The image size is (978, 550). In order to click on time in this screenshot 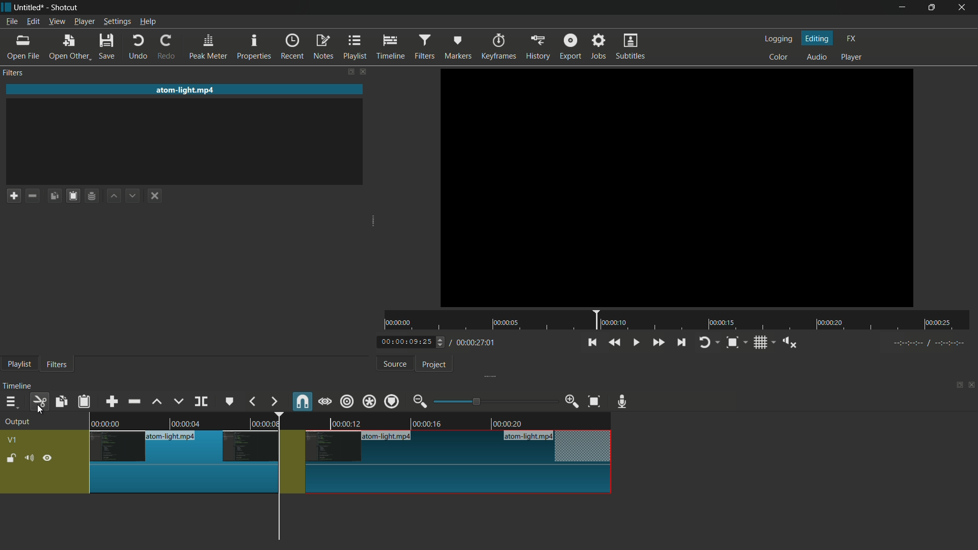, I will do `click(678, 320)`.